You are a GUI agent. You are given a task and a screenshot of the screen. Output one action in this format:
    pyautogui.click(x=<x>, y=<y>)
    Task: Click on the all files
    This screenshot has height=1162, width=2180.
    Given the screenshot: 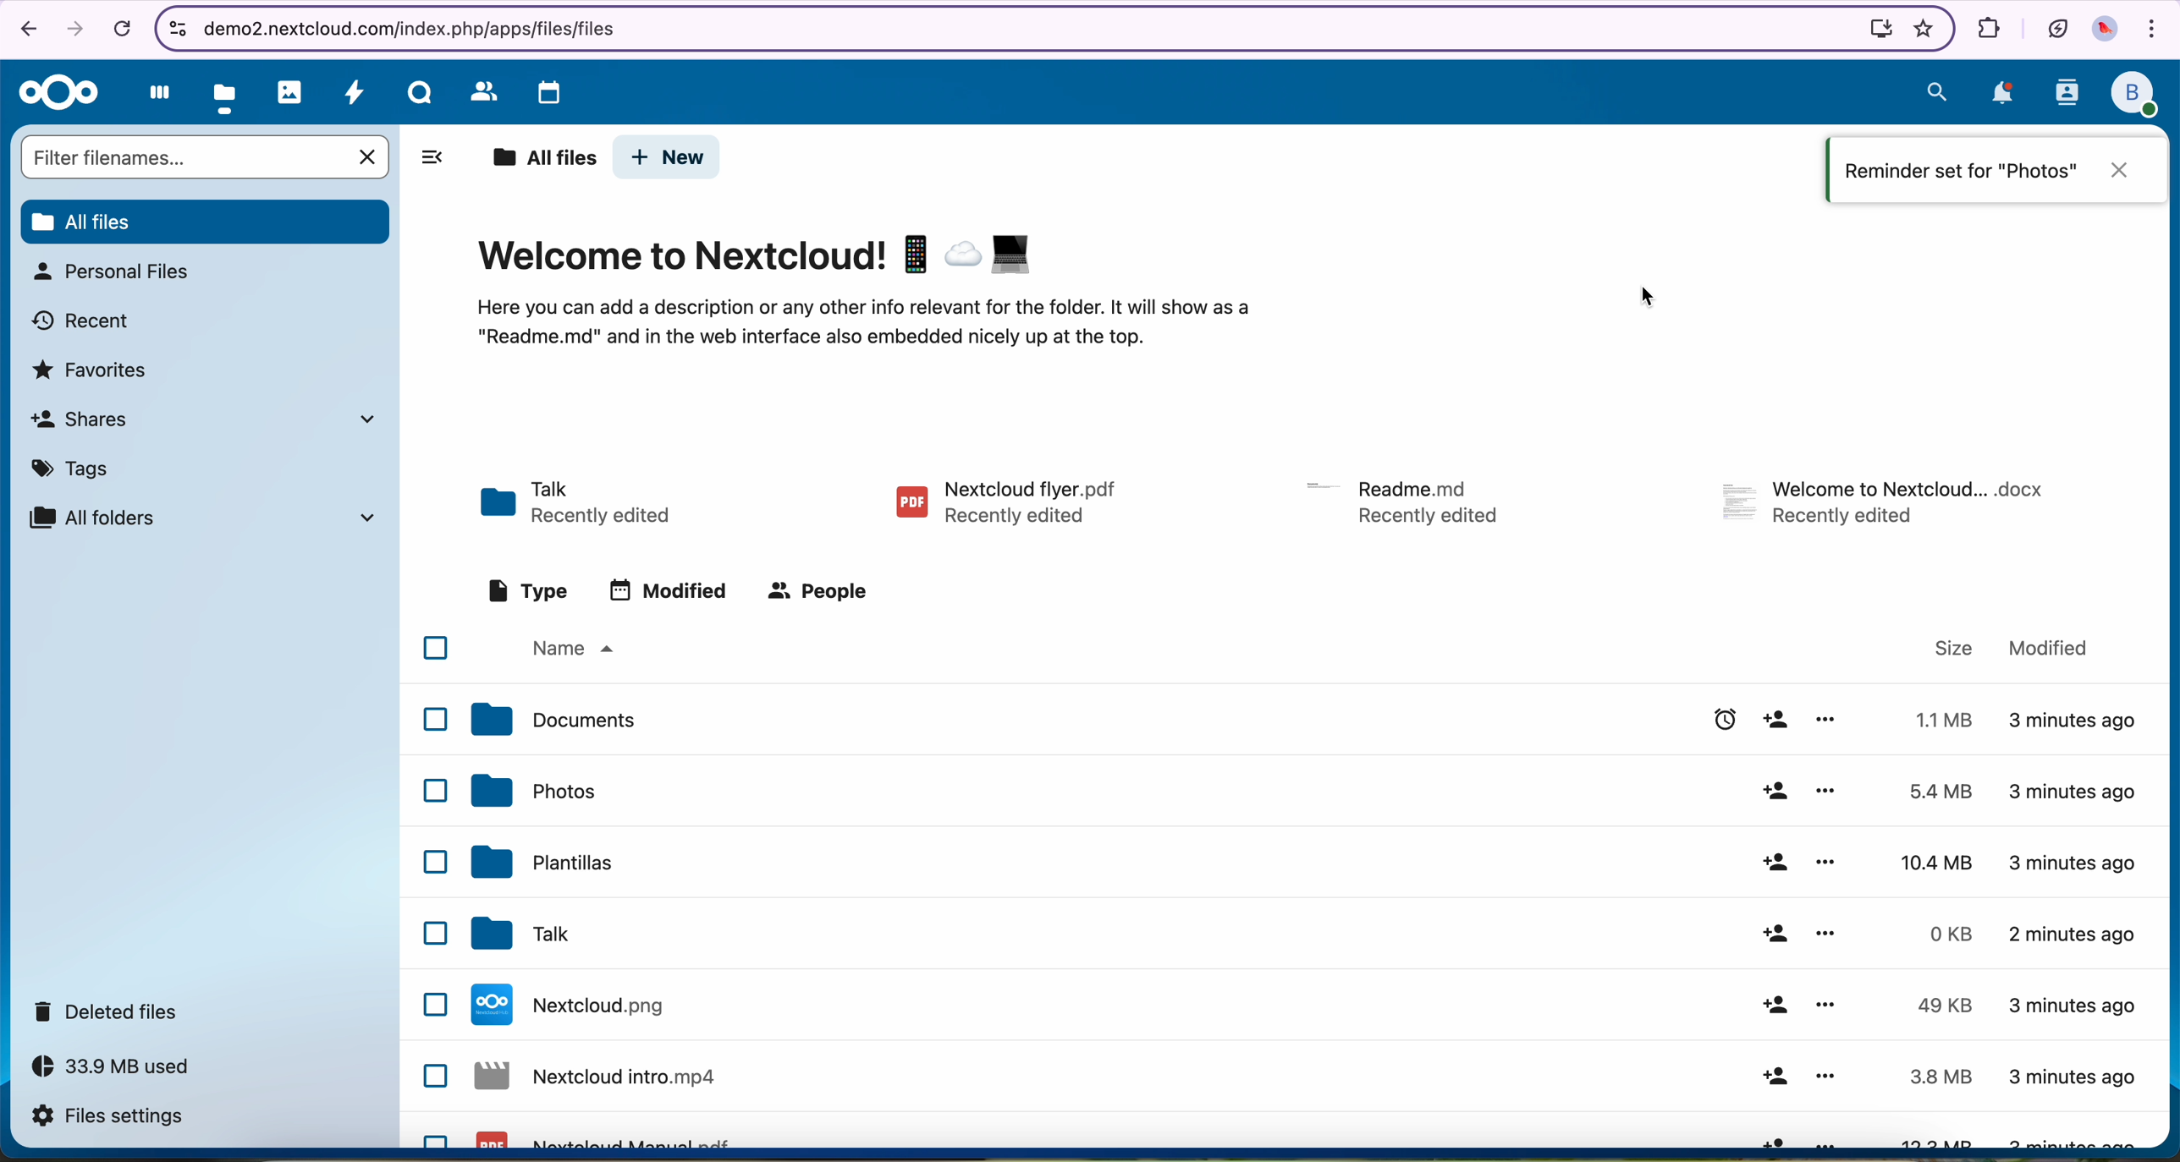 What is the action you would take?
    pyautogui.click(x=206, y=222)
    